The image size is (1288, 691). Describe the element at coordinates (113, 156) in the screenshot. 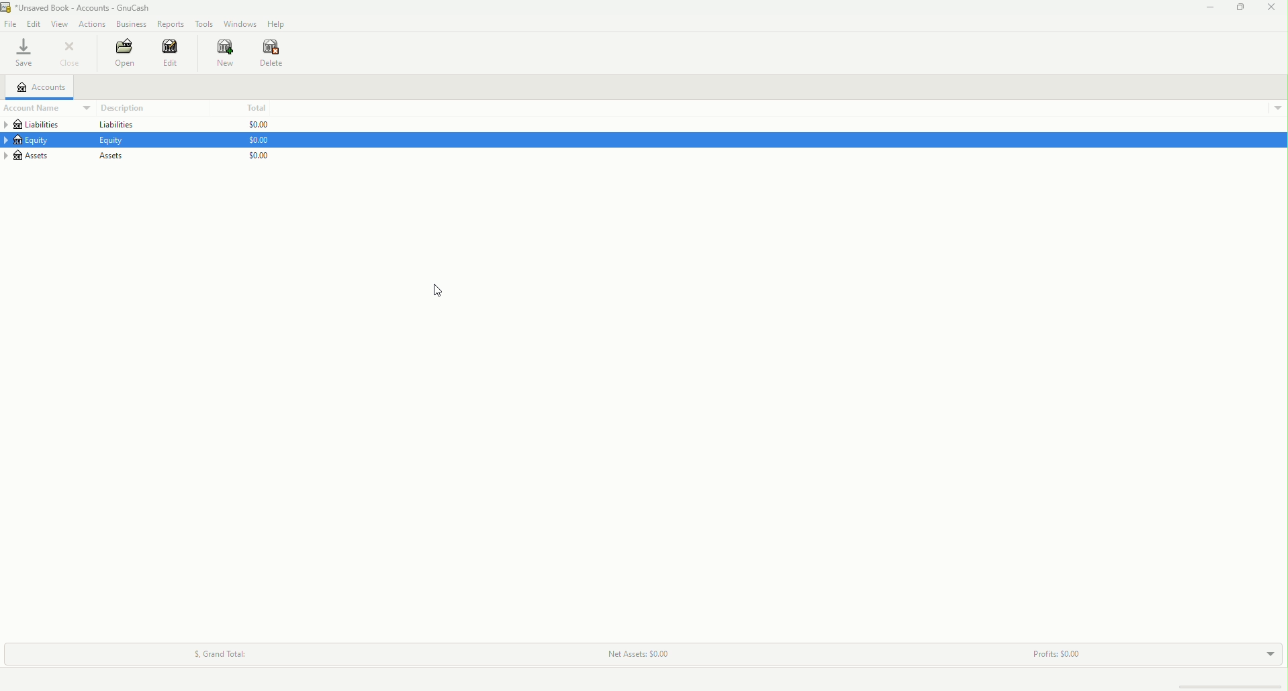

I see `Assets` at that location.